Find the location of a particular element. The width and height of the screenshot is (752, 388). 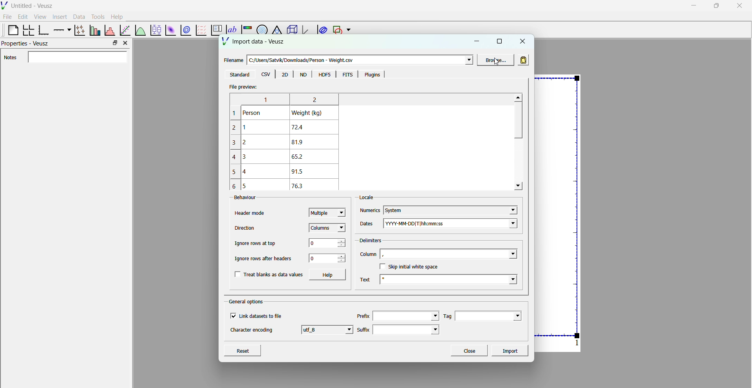

Plugins is located at coordinates (370, 74).